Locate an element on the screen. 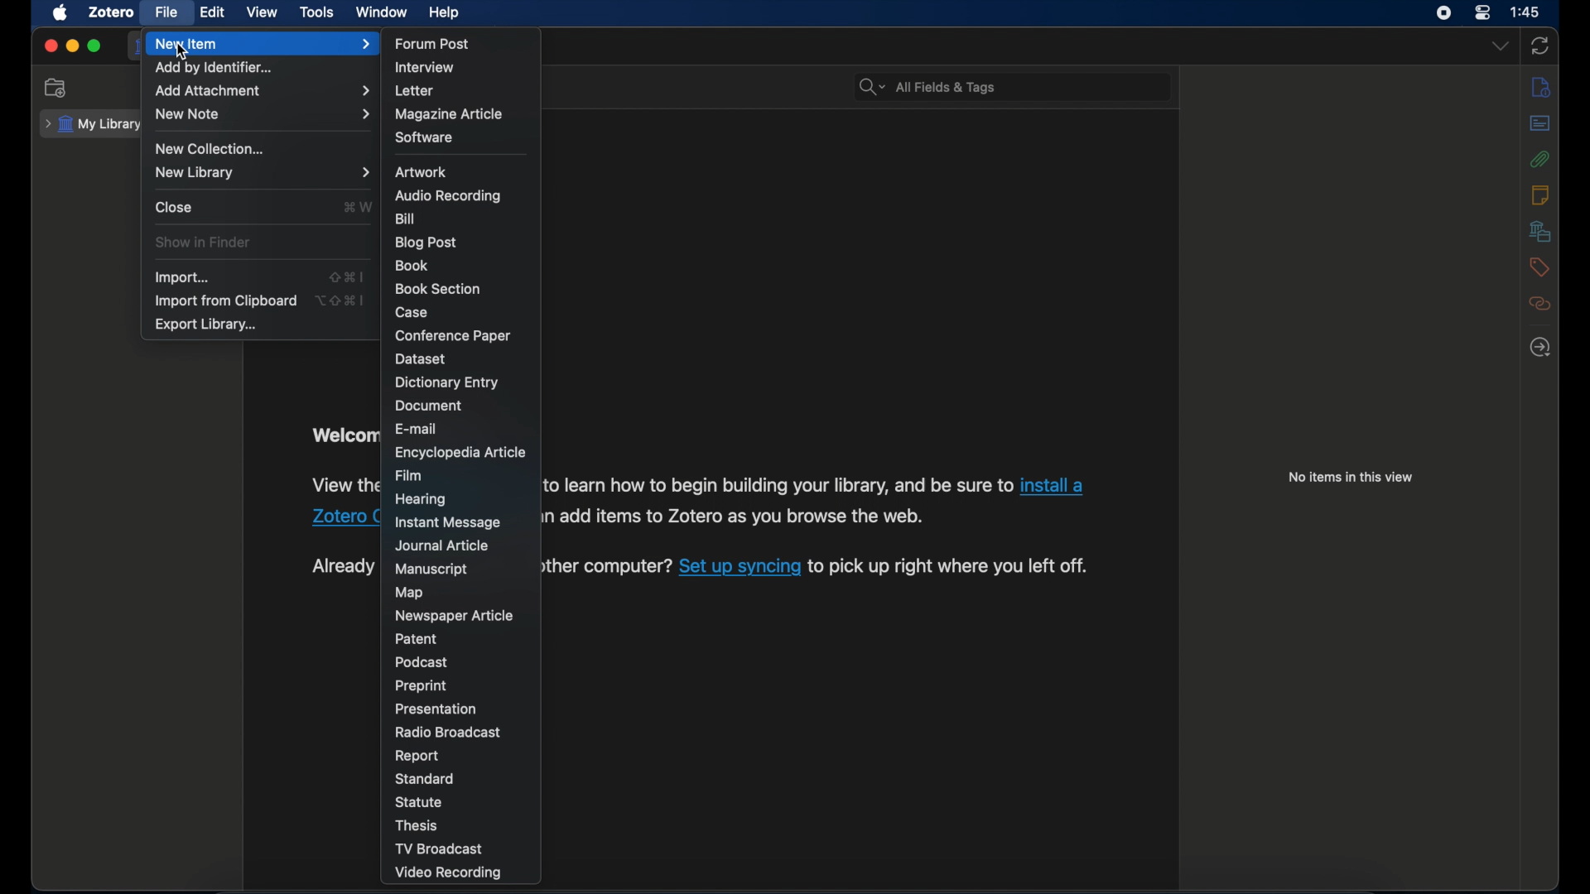  newspaper article is located at coordinates (453, 616).